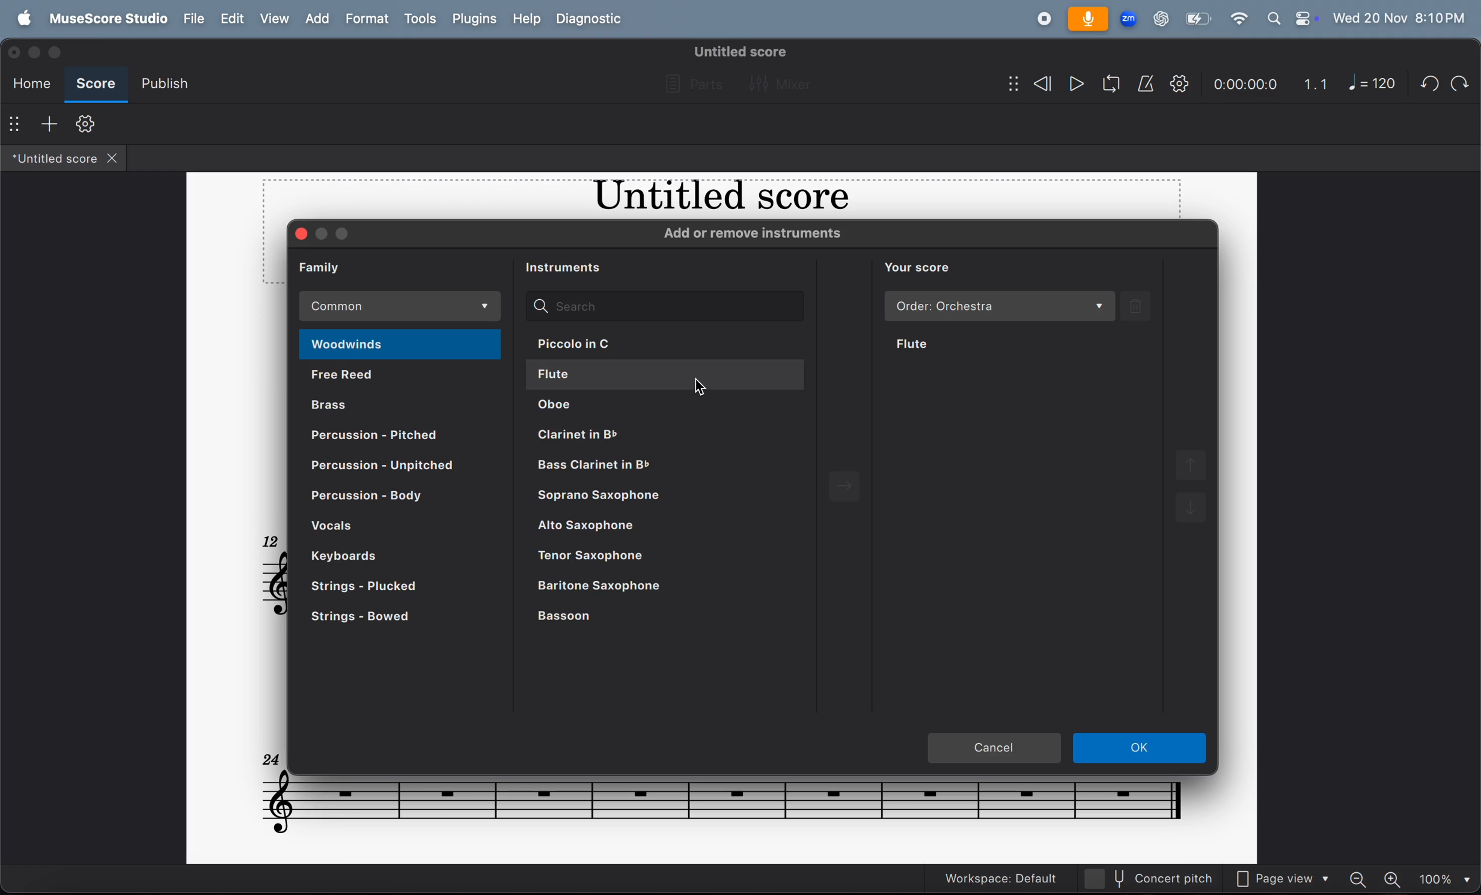 The width and height of the screenshot is (1481, 895). Describe the element at coordinates (1142, 306) in the screenshot. I see `delete` at that location.